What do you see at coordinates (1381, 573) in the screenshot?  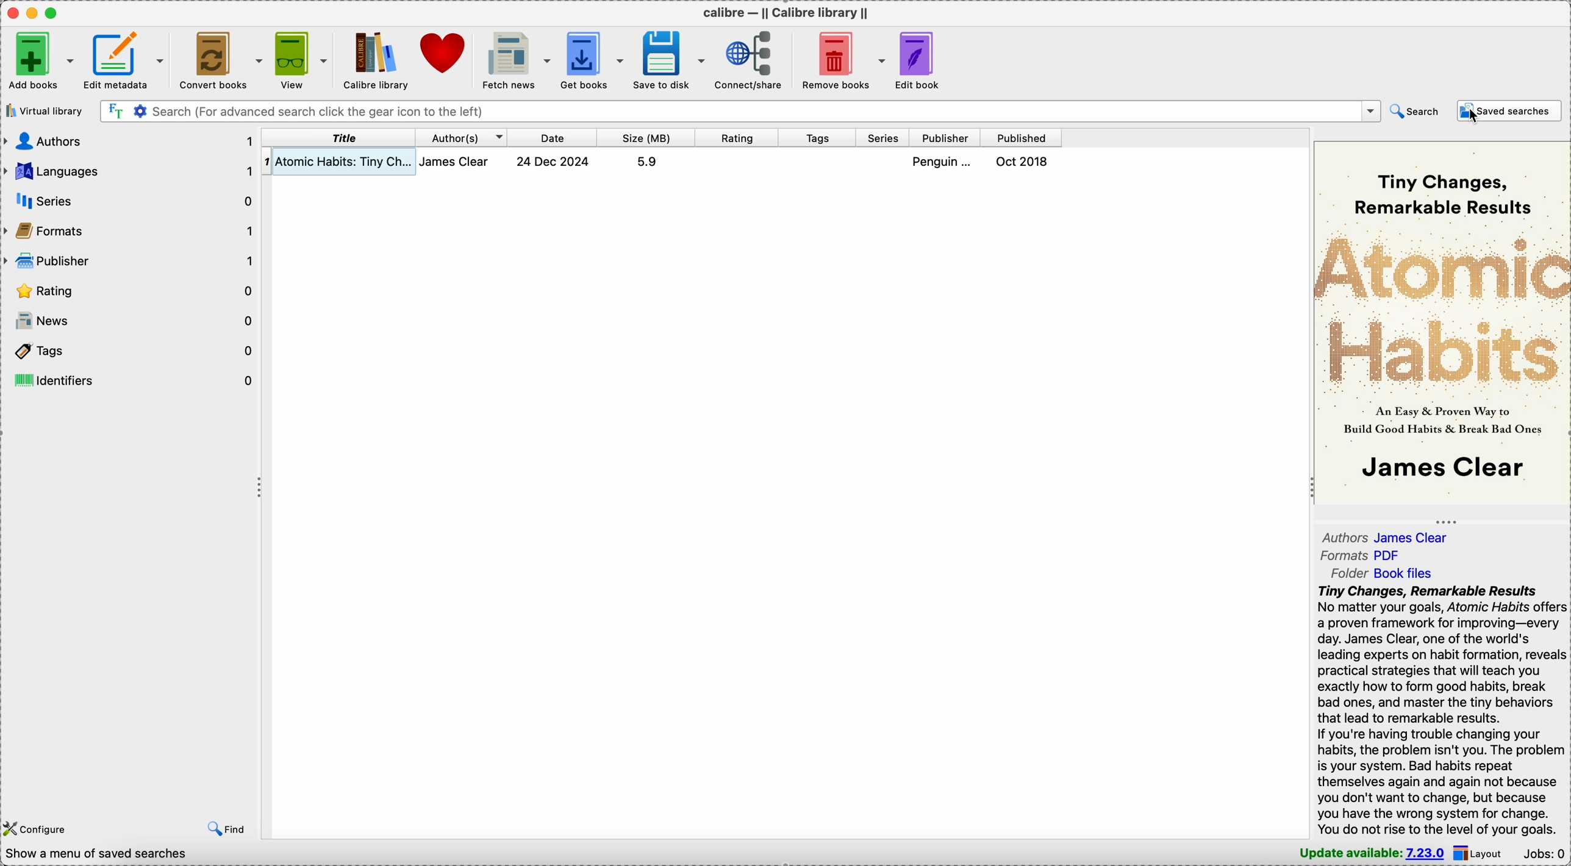 I see `folder Book files` at bounding box center [1381, 573].